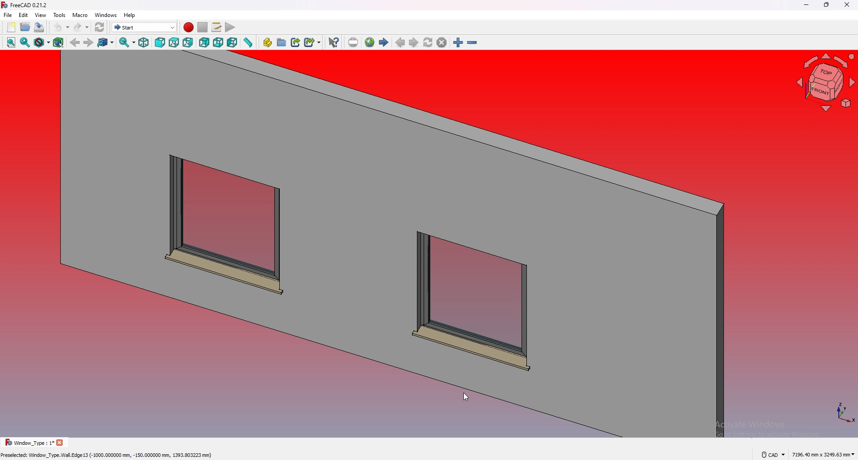  I want to click on close, so click(847, 5).